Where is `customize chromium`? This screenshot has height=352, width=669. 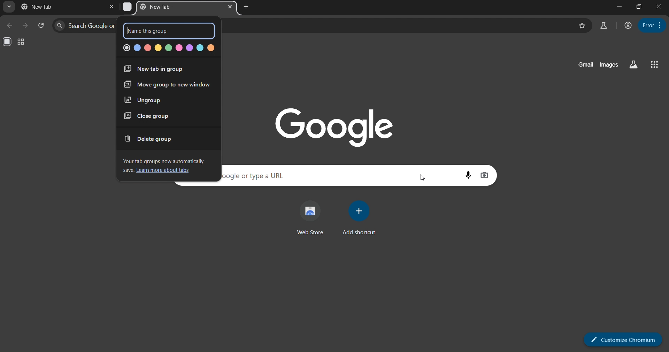
customize chromium is located at coordinates (622, 340).